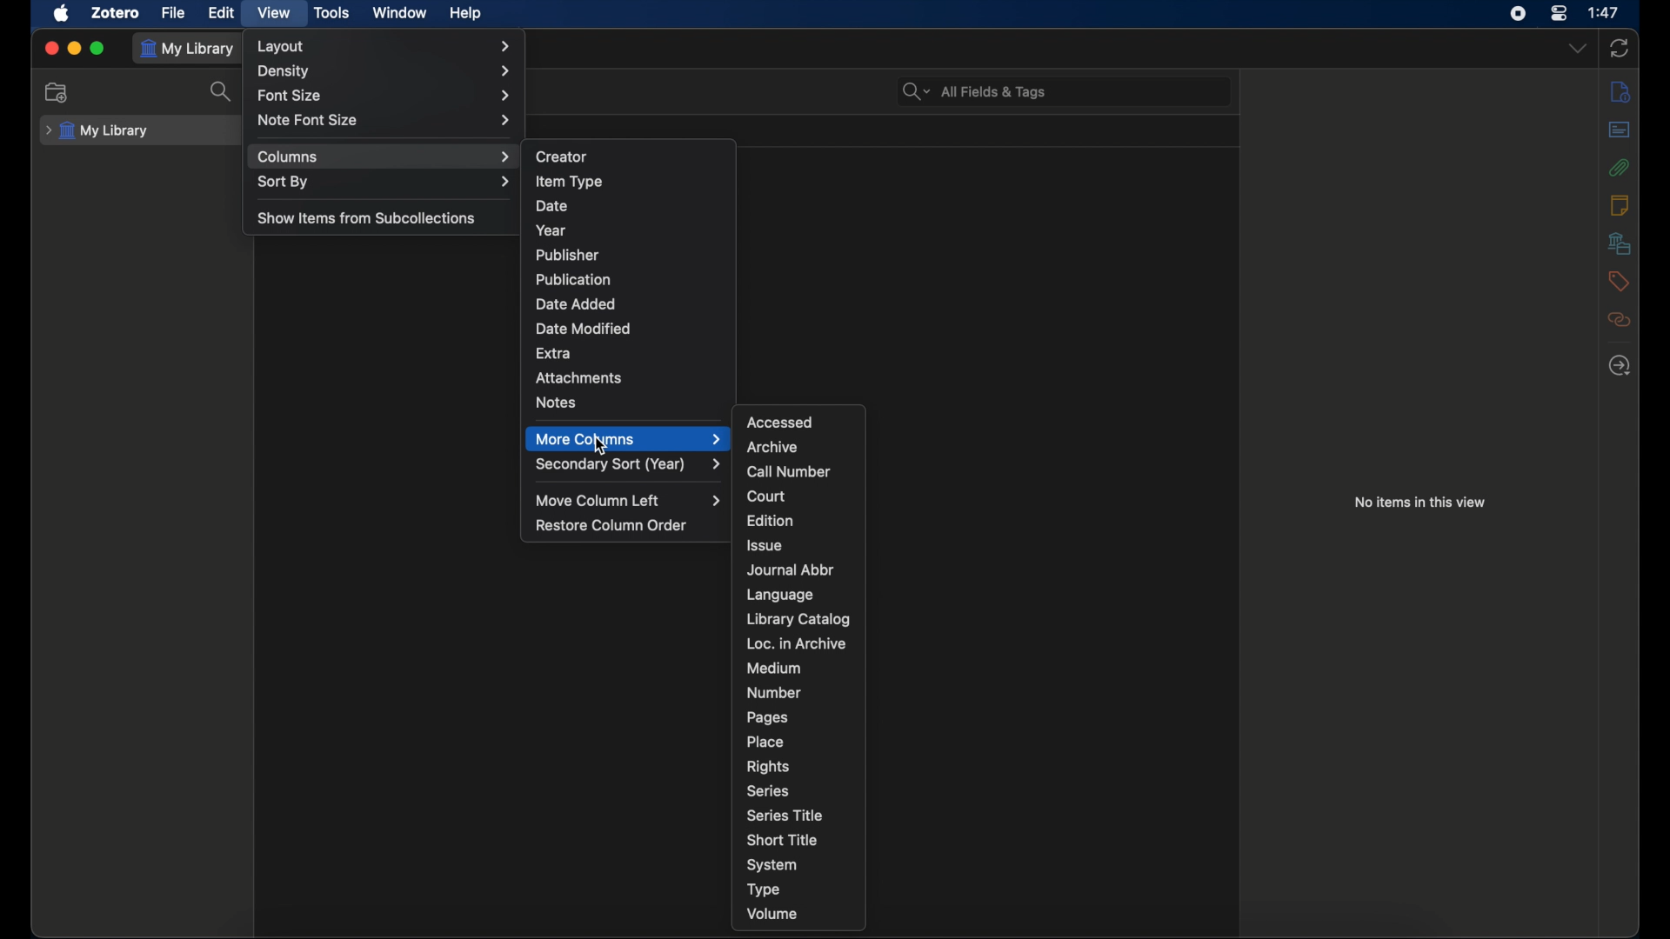 The image size is (1670, 939). Describe the element at coordinates (1620, 167) in the screenshot. I see `attachments` at that location.